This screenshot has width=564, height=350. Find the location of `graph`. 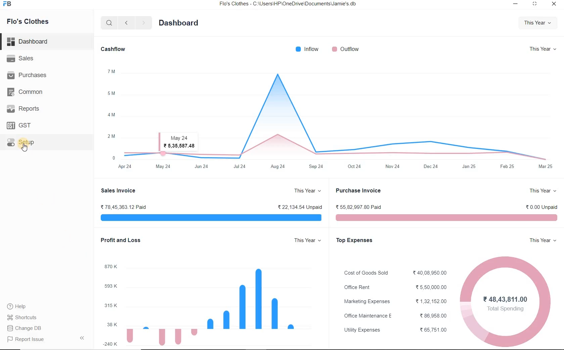

graph is located at coordinates (339, 111).